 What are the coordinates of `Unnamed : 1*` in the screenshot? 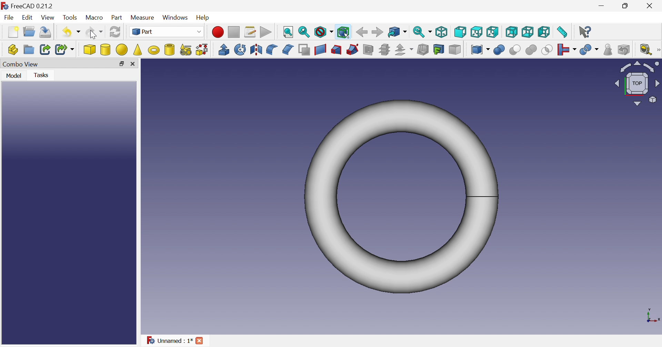 It's located at (169, 340).